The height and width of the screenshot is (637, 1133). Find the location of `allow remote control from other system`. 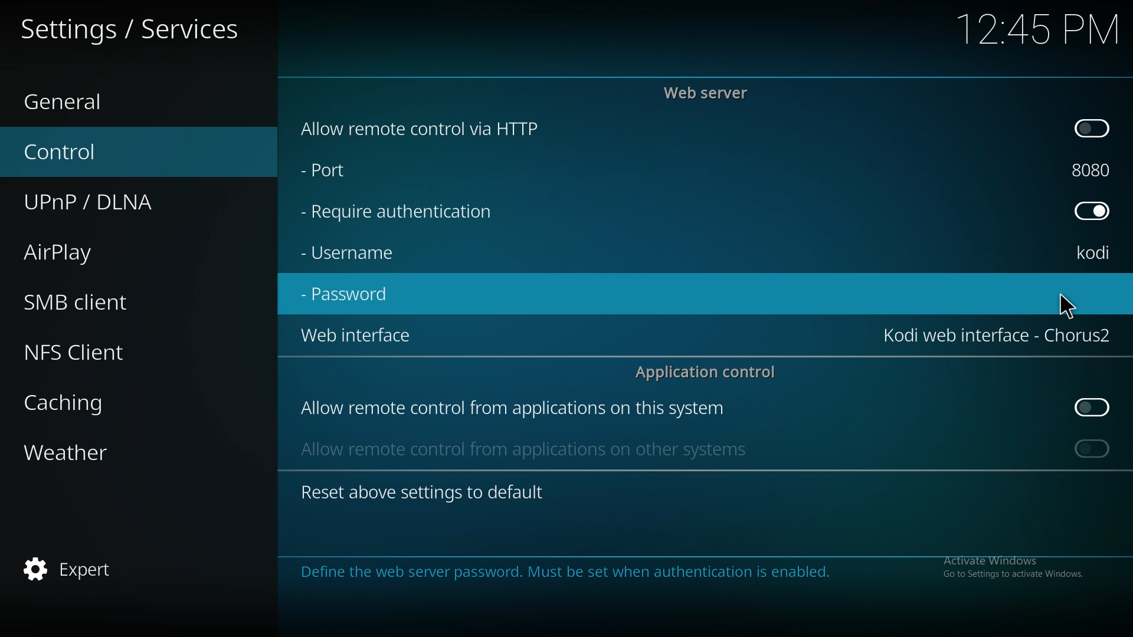

allow remote control from other system is located at coordinates (522, 448).